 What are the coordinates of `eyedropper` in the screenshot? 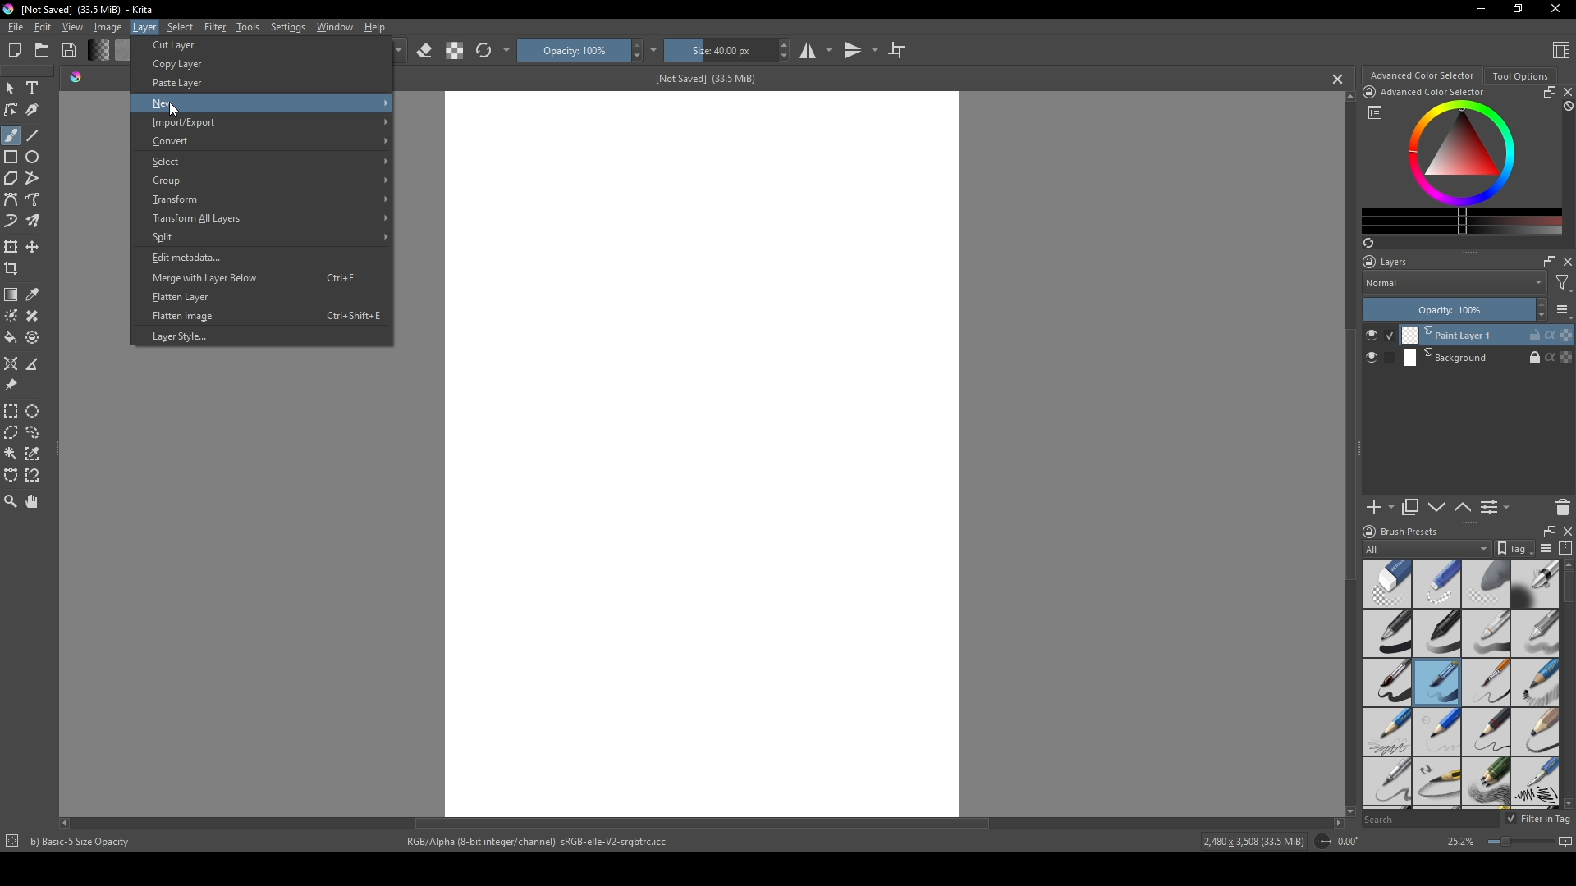 It's located at (34, 295).